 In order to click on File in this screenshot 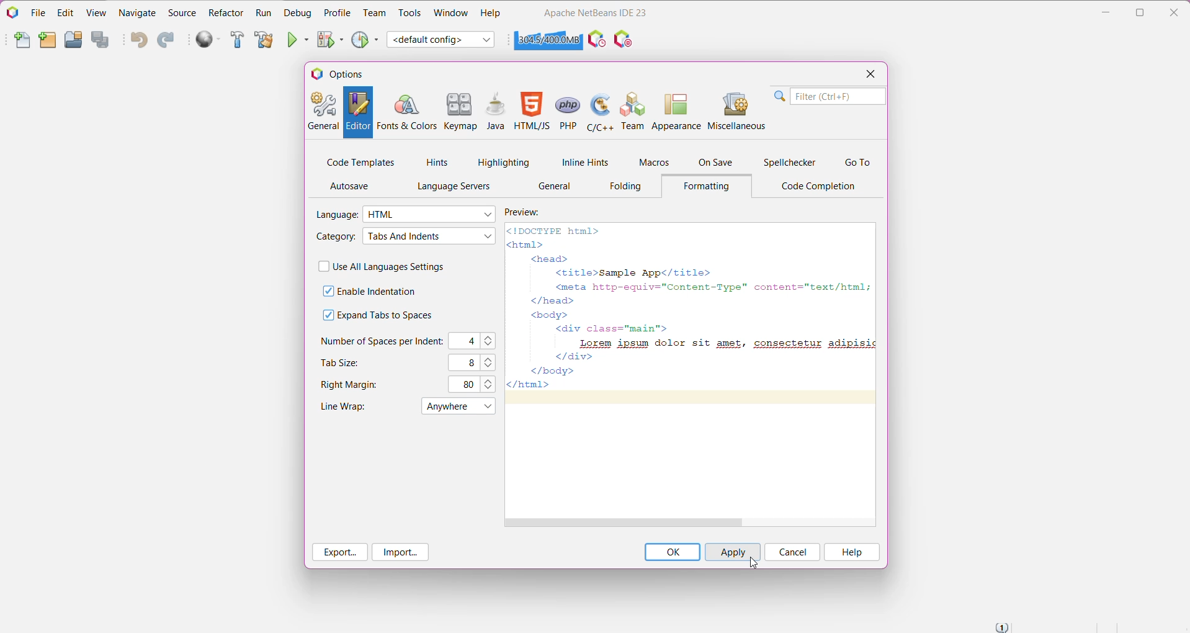, I will do `click(38, 13)`.